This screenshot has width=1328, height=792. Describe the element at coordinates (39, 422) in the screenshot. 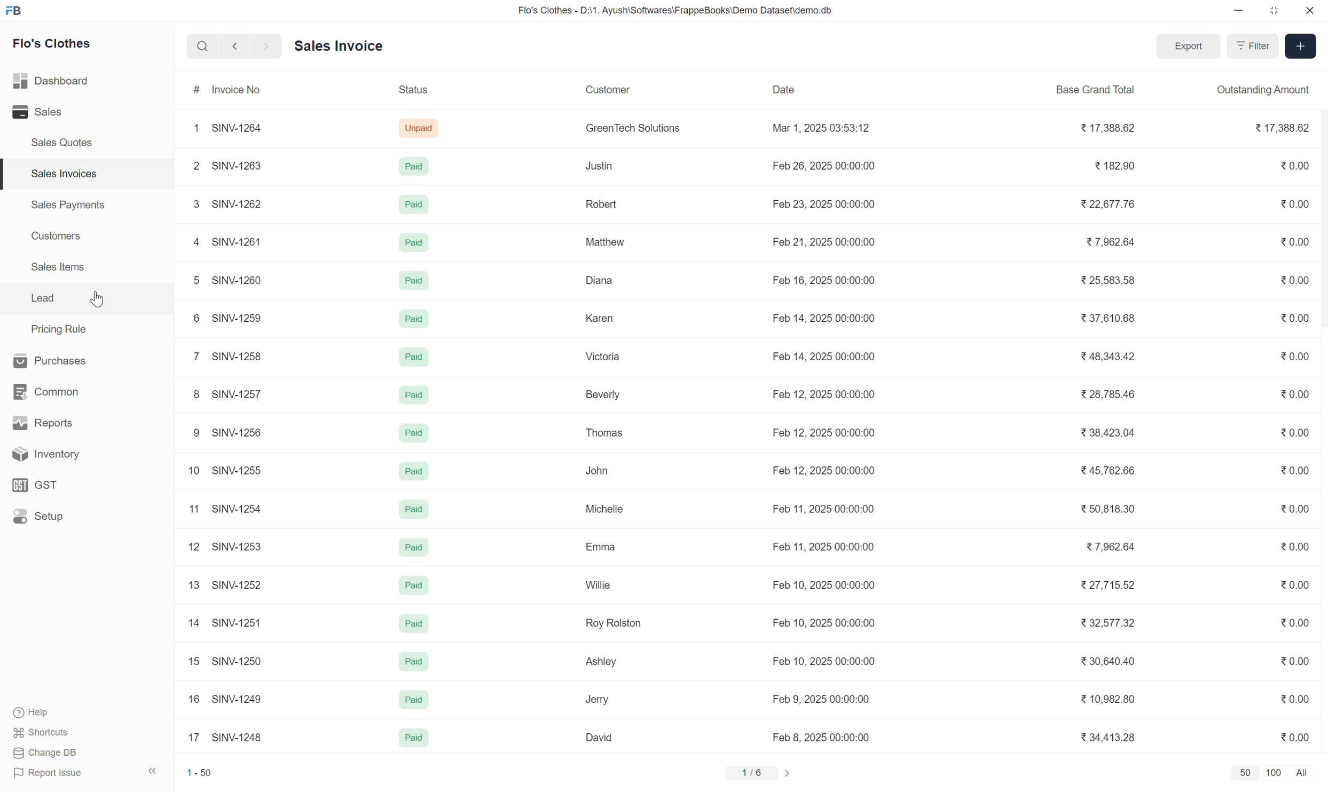

I see ` Reports` at that location.